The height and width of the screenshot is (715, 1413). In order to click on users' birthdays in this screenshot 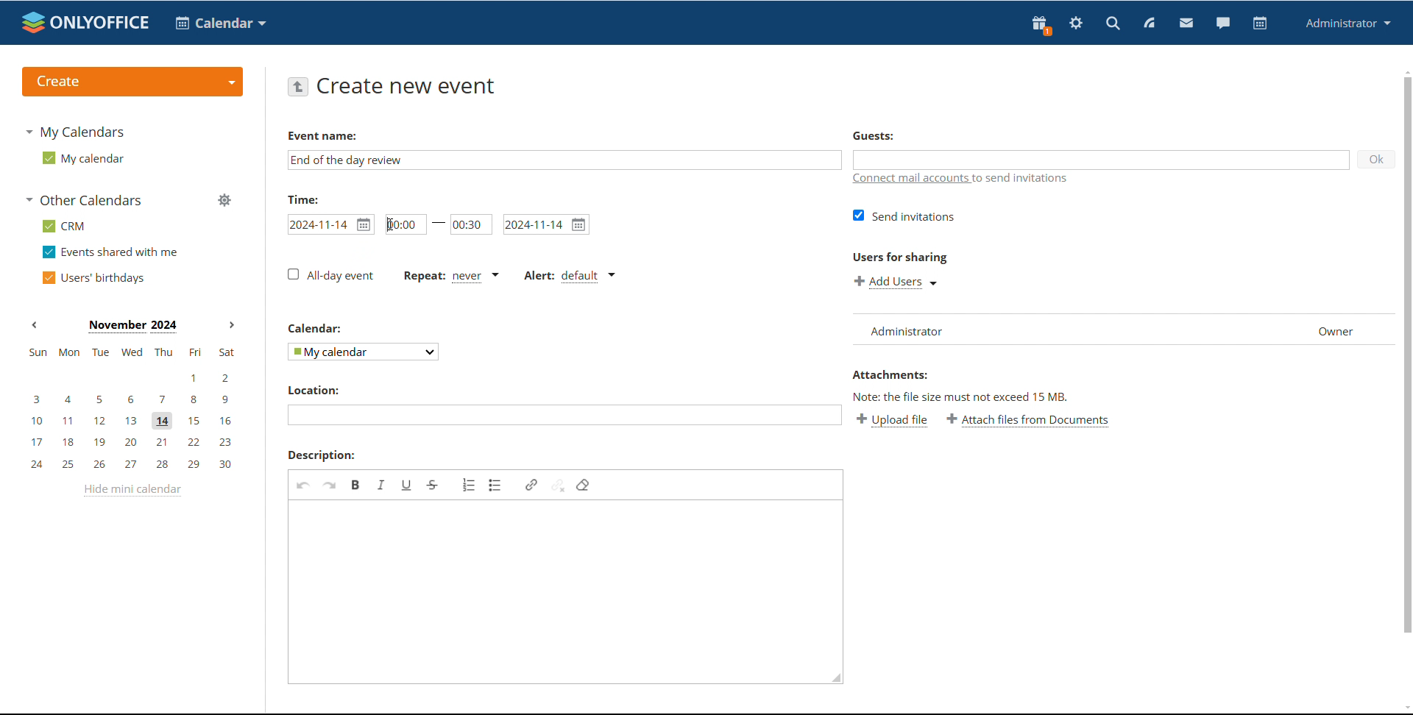, I will do `click(92, 278)`.